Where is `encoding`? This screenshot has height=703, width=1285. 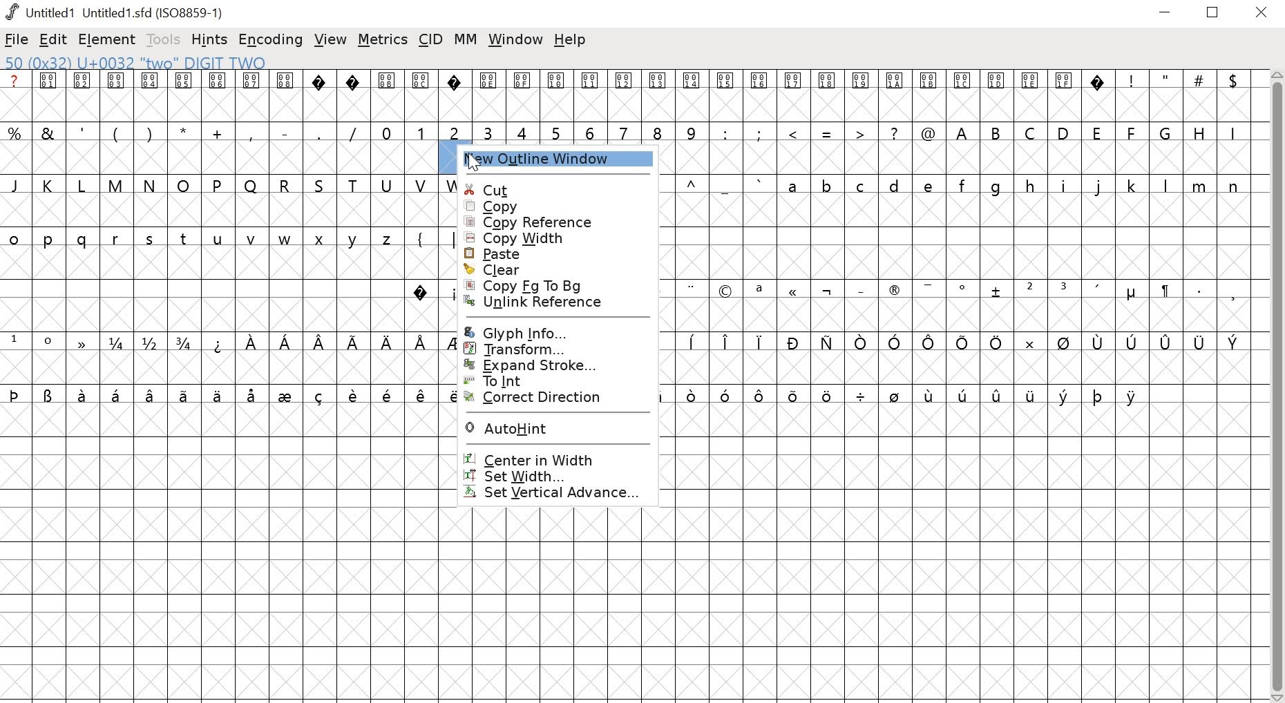 encoding is located at coordinates (272, 39).